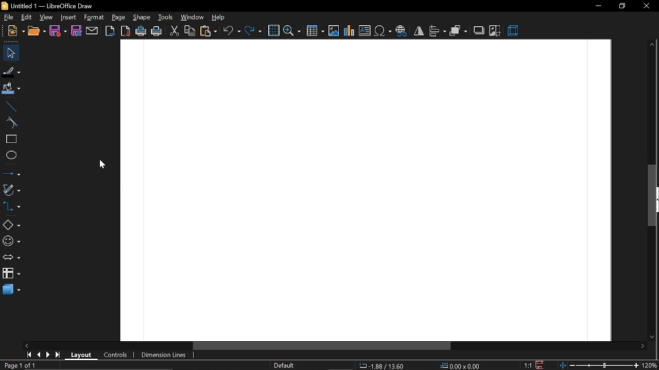 This screenshot has height=370, width=659. Describe the element at coordinates (286, 365) in the screenshot. I see `Default` at that location.